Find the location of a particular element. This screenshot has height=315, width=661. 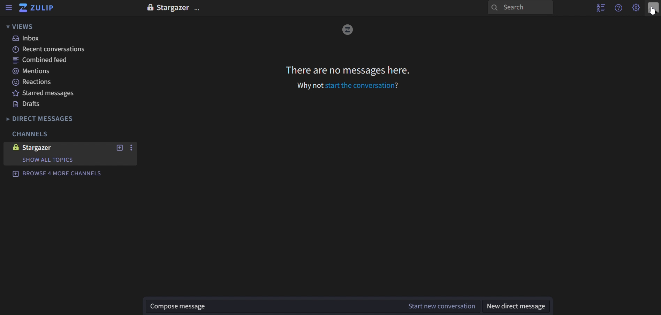

inbox is located at coordinates (28, 39).